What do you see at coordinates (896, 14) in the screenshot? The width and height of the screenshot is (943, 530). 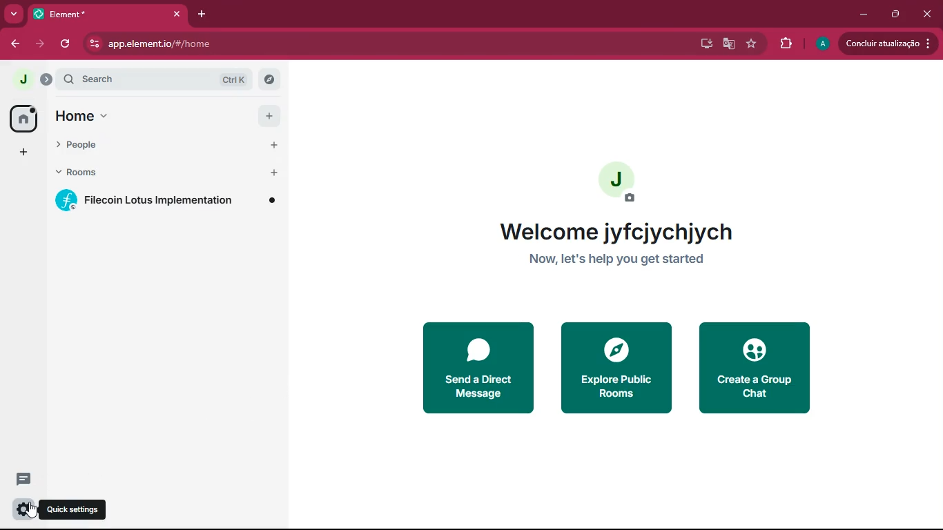 I see `restore down` at bounding box center [896, 14].